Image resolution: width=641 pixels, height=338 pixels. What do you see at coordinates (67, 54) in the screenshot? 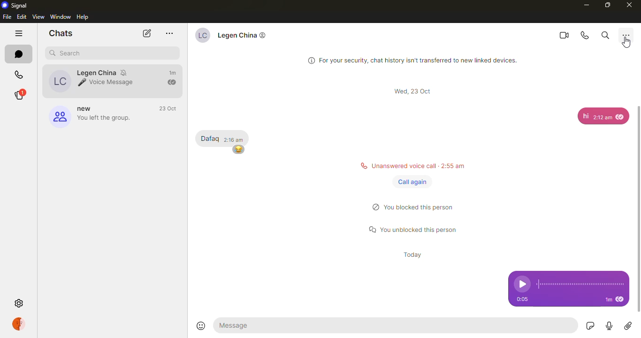
I see `search` at bounding box center [67, 54].